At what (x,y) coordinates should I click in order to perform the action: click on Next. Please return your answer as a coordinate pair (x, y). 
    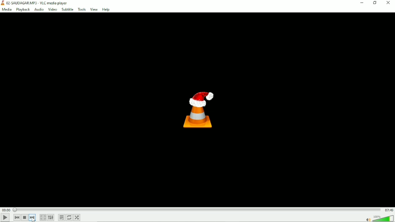
    Looking at the image, I should click on (33, 218).